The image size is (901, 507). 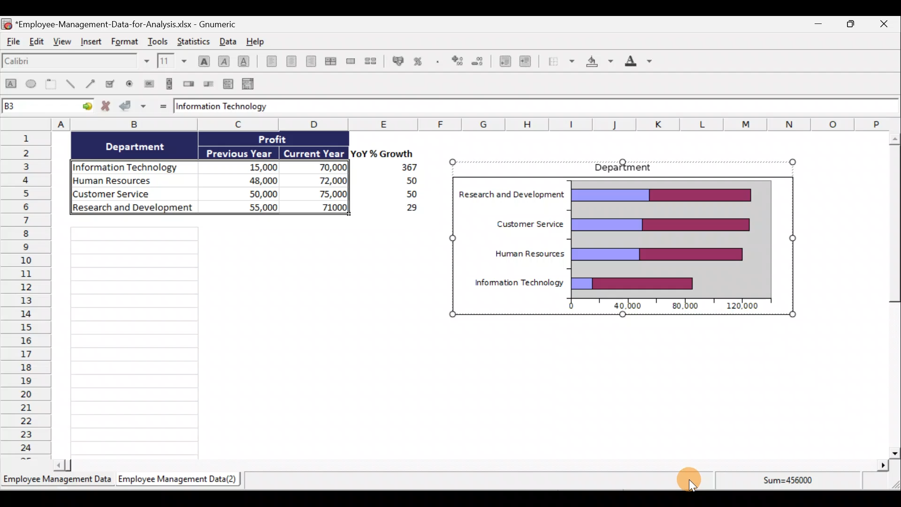 I want to click on Rows, so click(x=26, y=294).